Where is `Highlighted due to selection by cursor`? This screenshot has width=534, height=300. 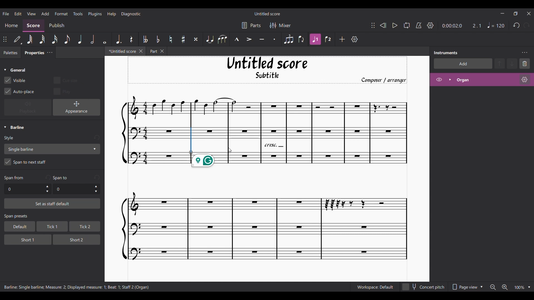
Highlighted due to selection by cursor is located at coordinates (191, 141).